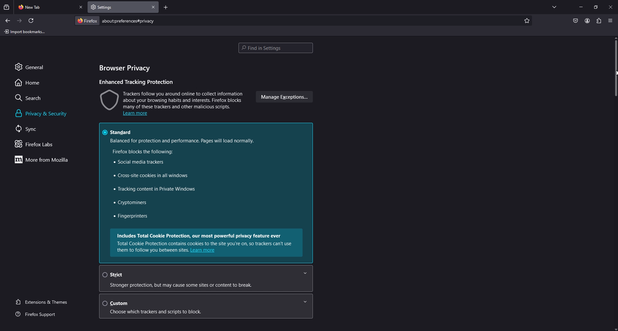  What do you see at coordinates (614, 69) in the screenshot?
I see `vertical scrollbar` at bounding box center [614, 69].